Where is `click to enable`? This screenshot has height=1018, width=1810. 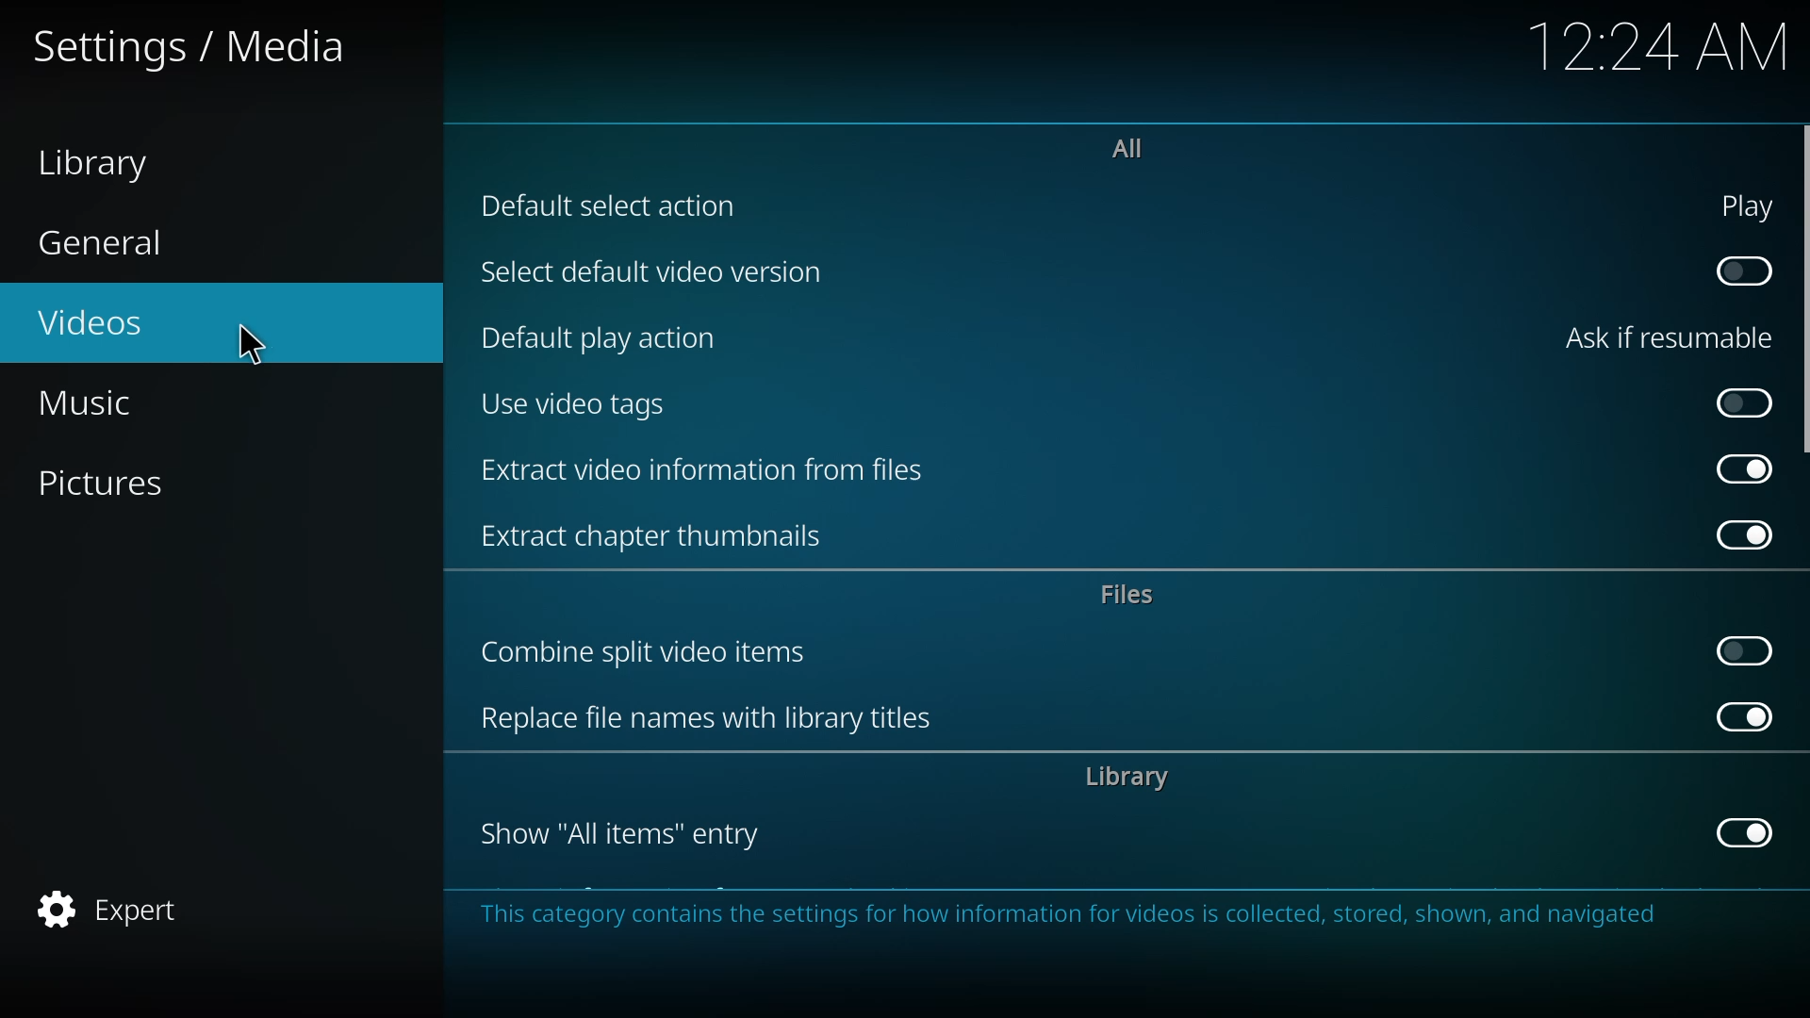 click to enable is located at coordinates (1743, 649).